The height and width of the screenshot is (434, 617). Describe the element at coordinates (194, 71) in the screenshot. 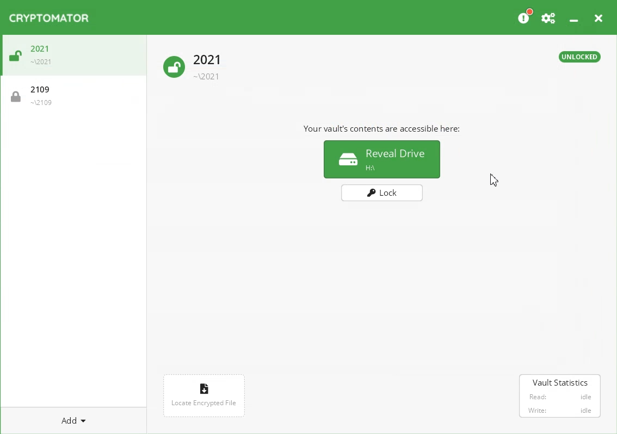

I see `Unlock Vault` at that location.